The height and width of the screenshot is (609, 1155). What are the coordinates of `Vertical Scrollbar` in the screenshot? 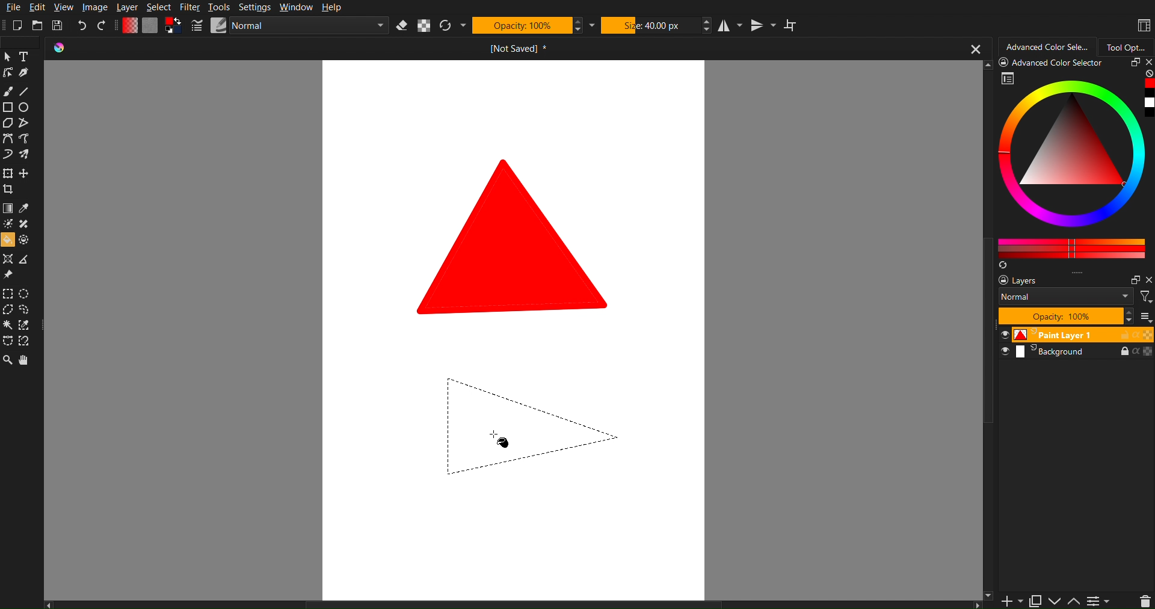 It's located at (989, 481).